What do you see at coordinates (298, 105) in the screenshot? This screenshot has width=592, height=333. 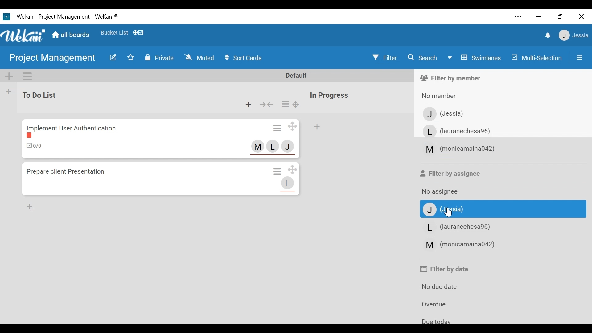 I see `Desktop drag handles` at bounding box center [298, 105].